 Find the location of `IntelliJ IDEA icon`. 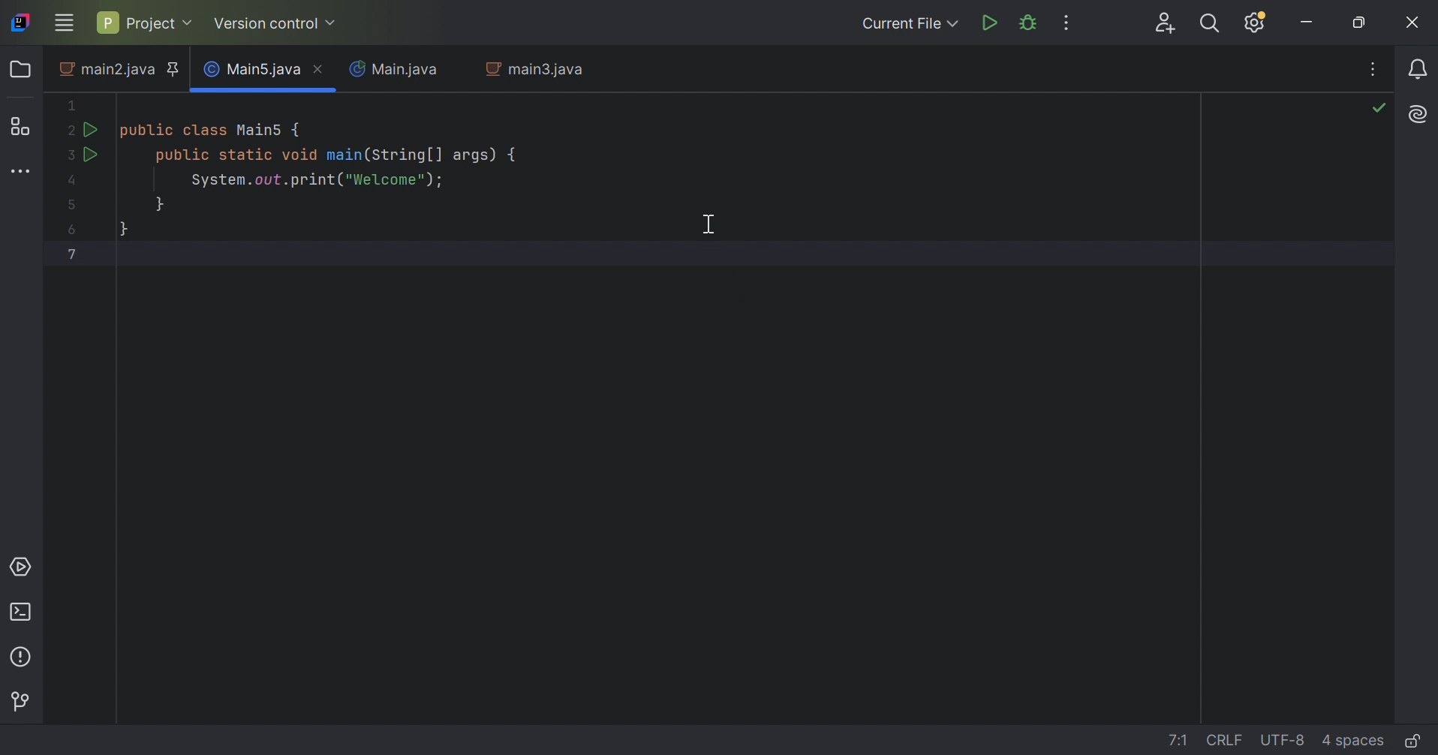

IntelliJ IDEA icon is located at coordinates (23, 22).